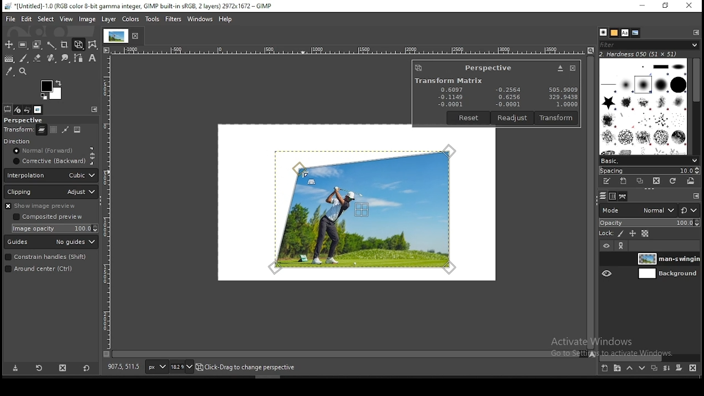 This screenshot has height=396, width=704. Describe the element at coordinates (615, 369) in the screenshot. I see `new layer group` at that location.